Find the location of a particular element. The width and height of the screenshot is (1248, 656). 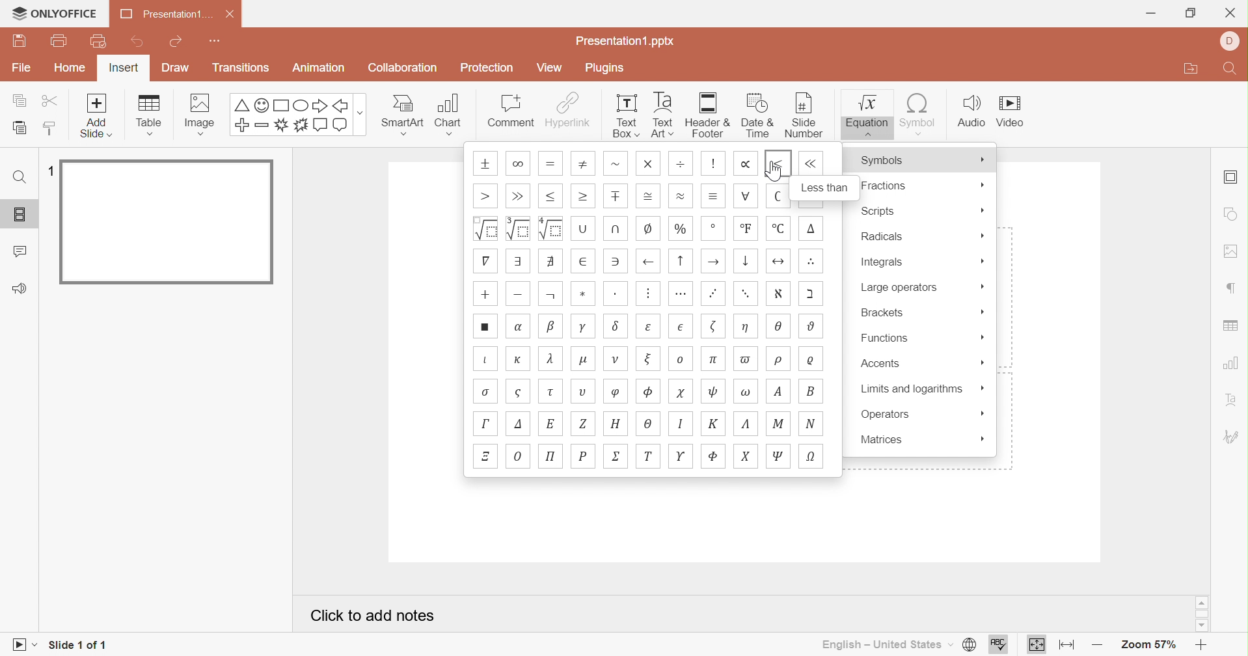

Fractions is located at coordinates (923, 182).